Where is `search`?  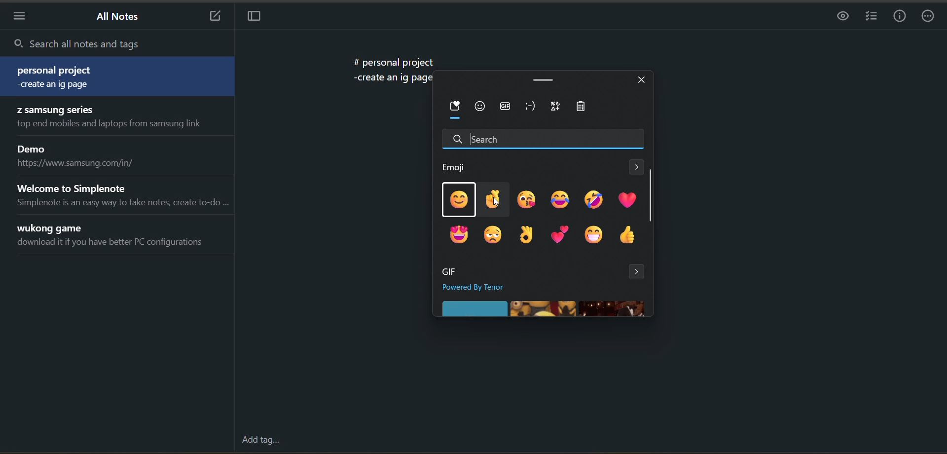
search is located at coordinates (115, 43).